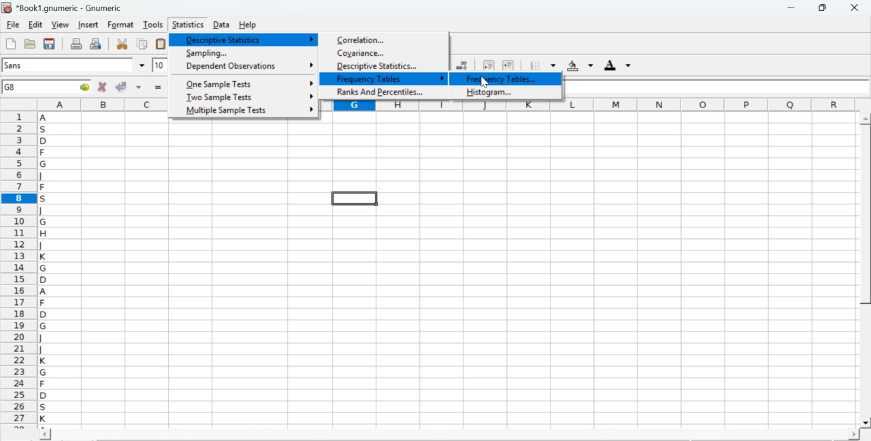  I want to click on dependent observations, so click(230, 67).